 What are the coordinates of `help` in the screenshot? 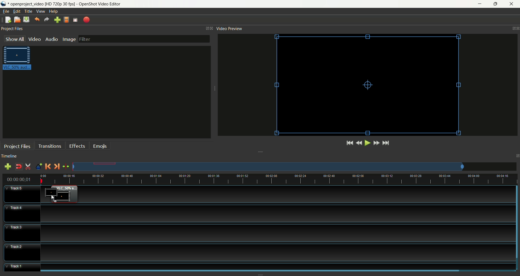 It's located at (53, 12).